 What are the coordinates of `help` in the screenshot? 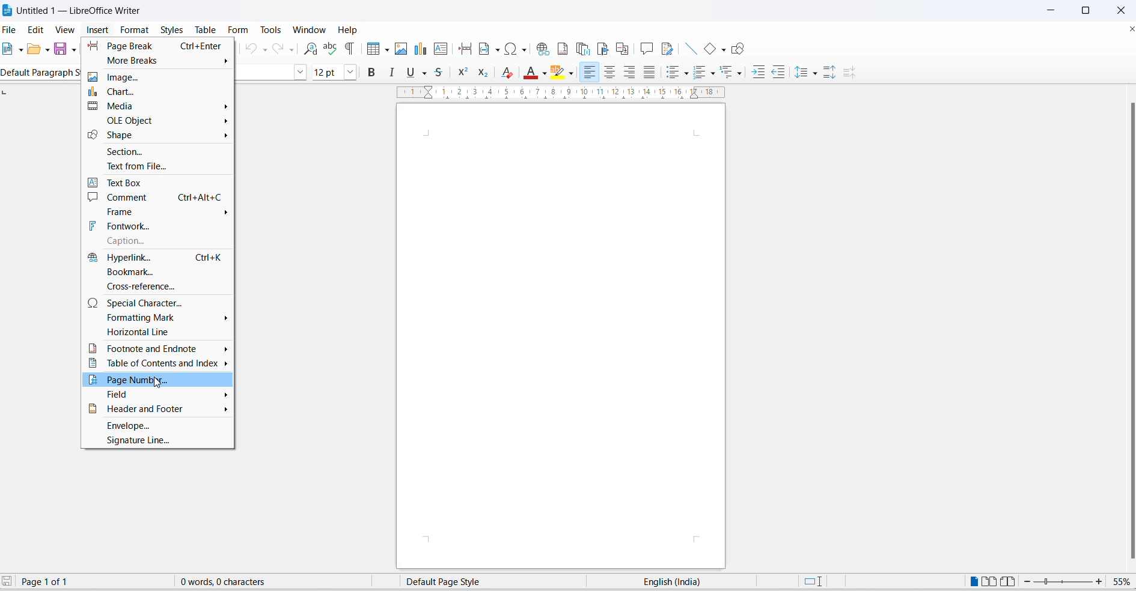 It's located at (353, 31).